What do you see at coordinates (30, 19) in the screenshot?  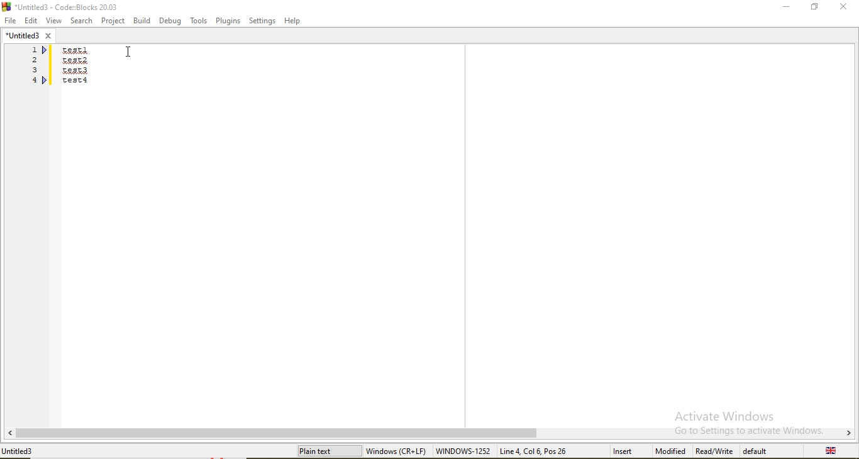 I see `Edit ` at bounding box center [30, 19].